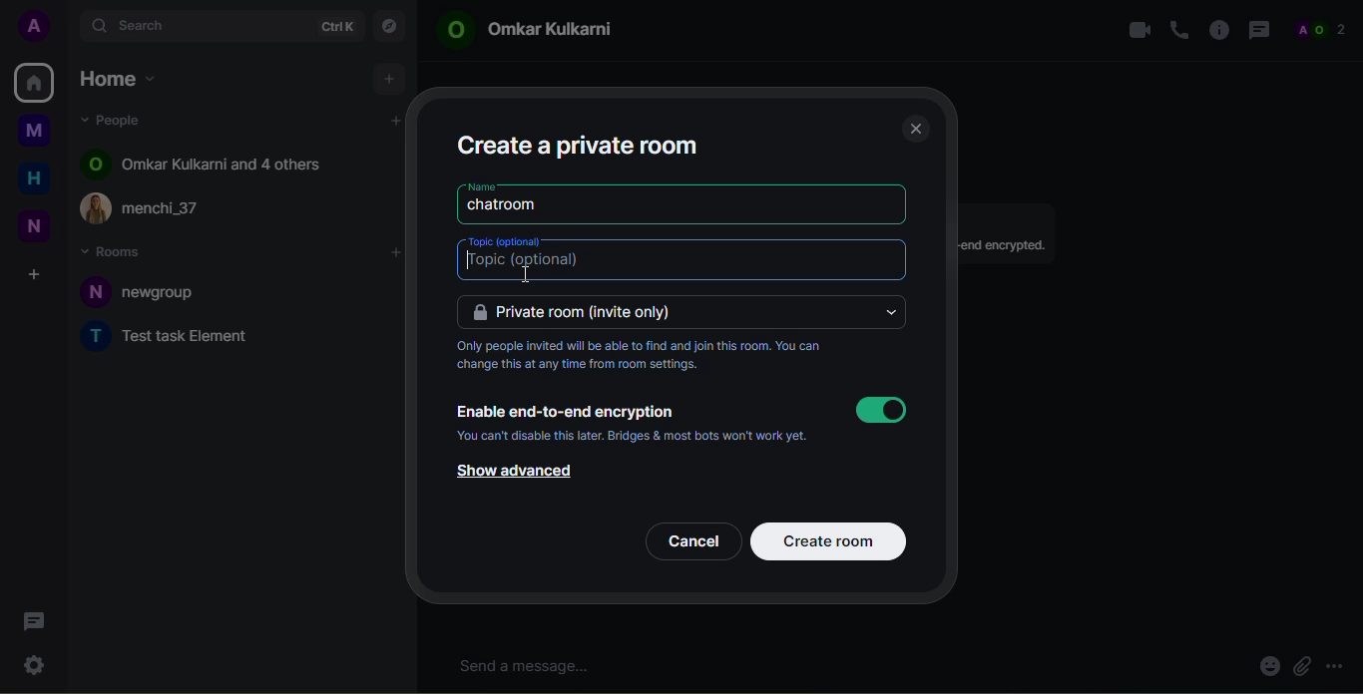 The width and height of the screenshot is (1363, 694). What do you see at coordinates (880, 410) in the screenshot?
I see `enabled` at bounding box center [880, 410].